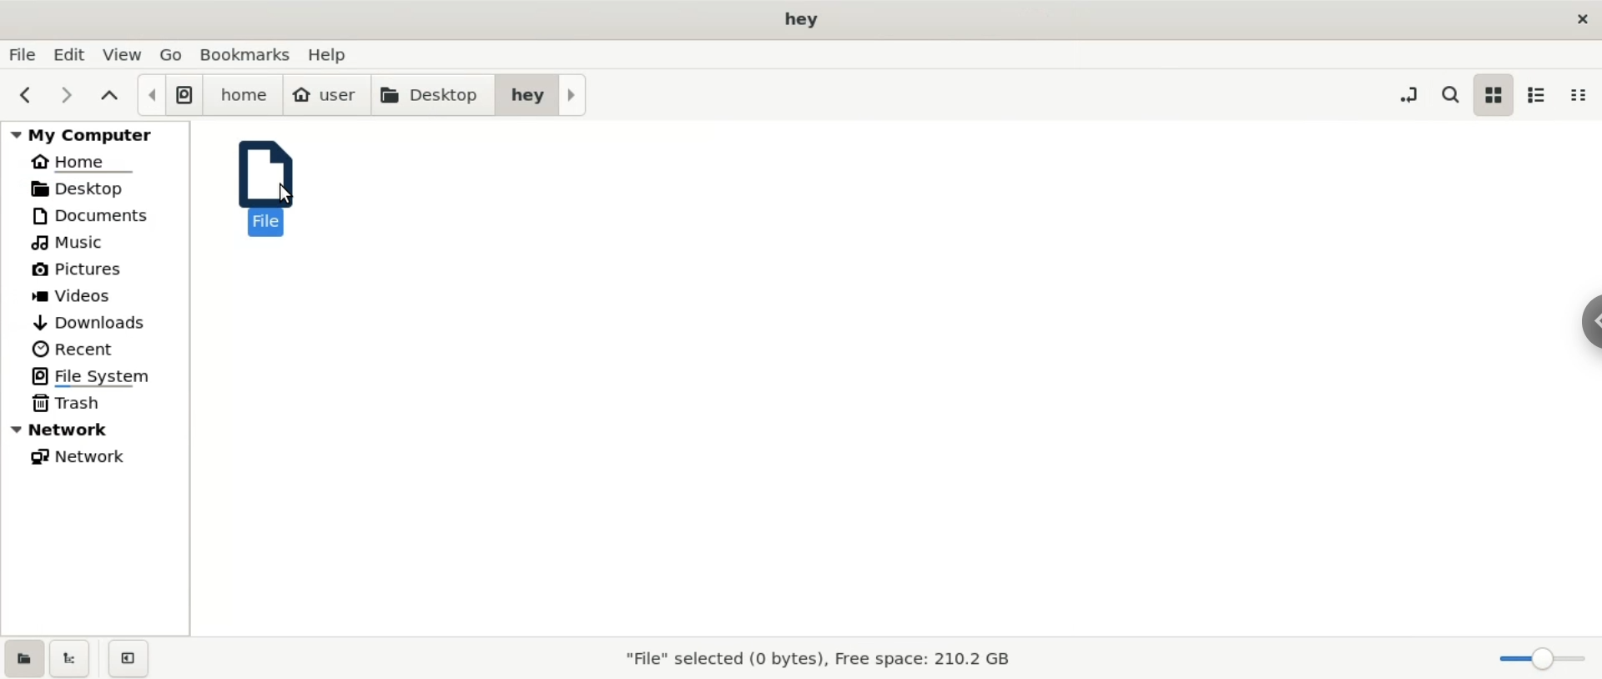 This screenshot has height=679, width=1602. Describe the element at coordinates (1584, 94) in the screenshot. I see `compact view` at that location.